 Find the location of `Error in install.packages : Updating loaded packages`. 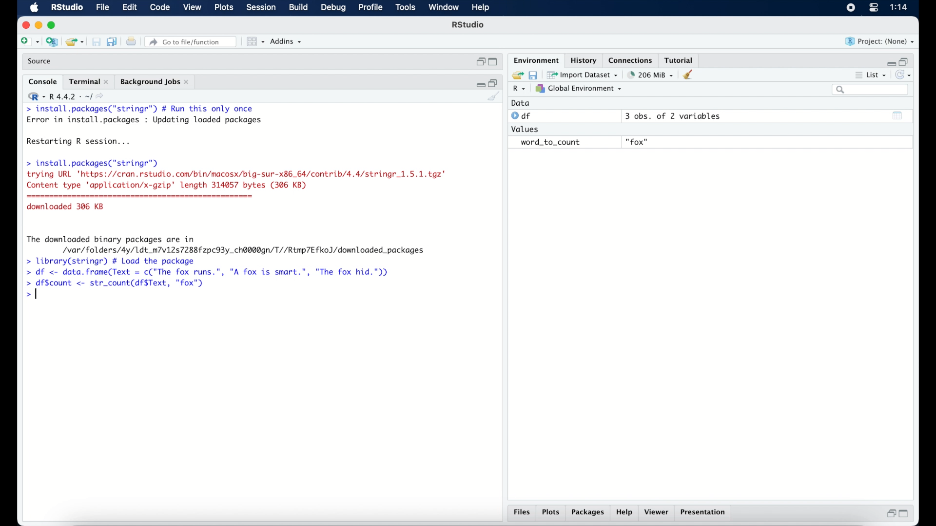

Error in install.packages : Updating loaded packages is located at coordinates (144, 120).